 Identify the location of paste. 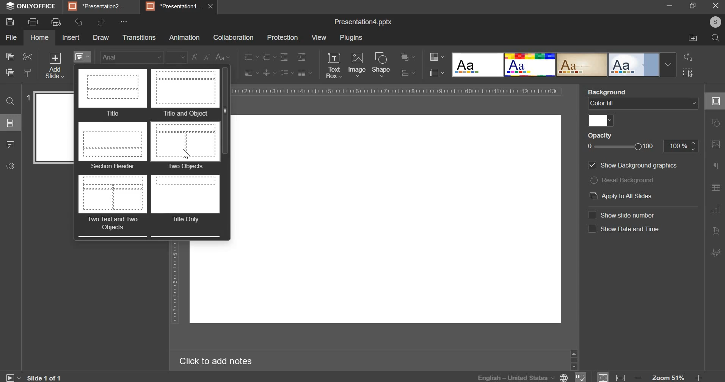
(9, 72).